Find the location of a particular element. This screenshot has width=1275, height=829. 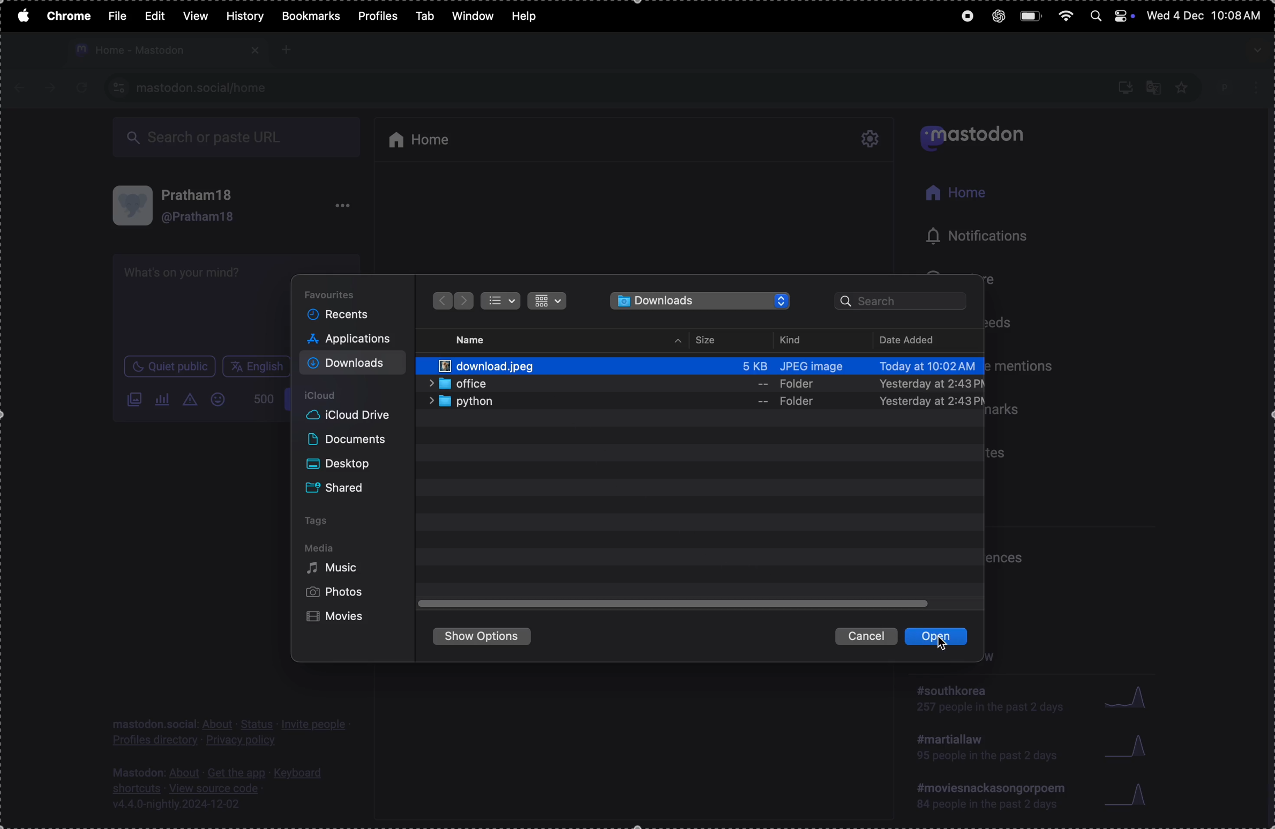

Recent is located at coordinates (343, 315).